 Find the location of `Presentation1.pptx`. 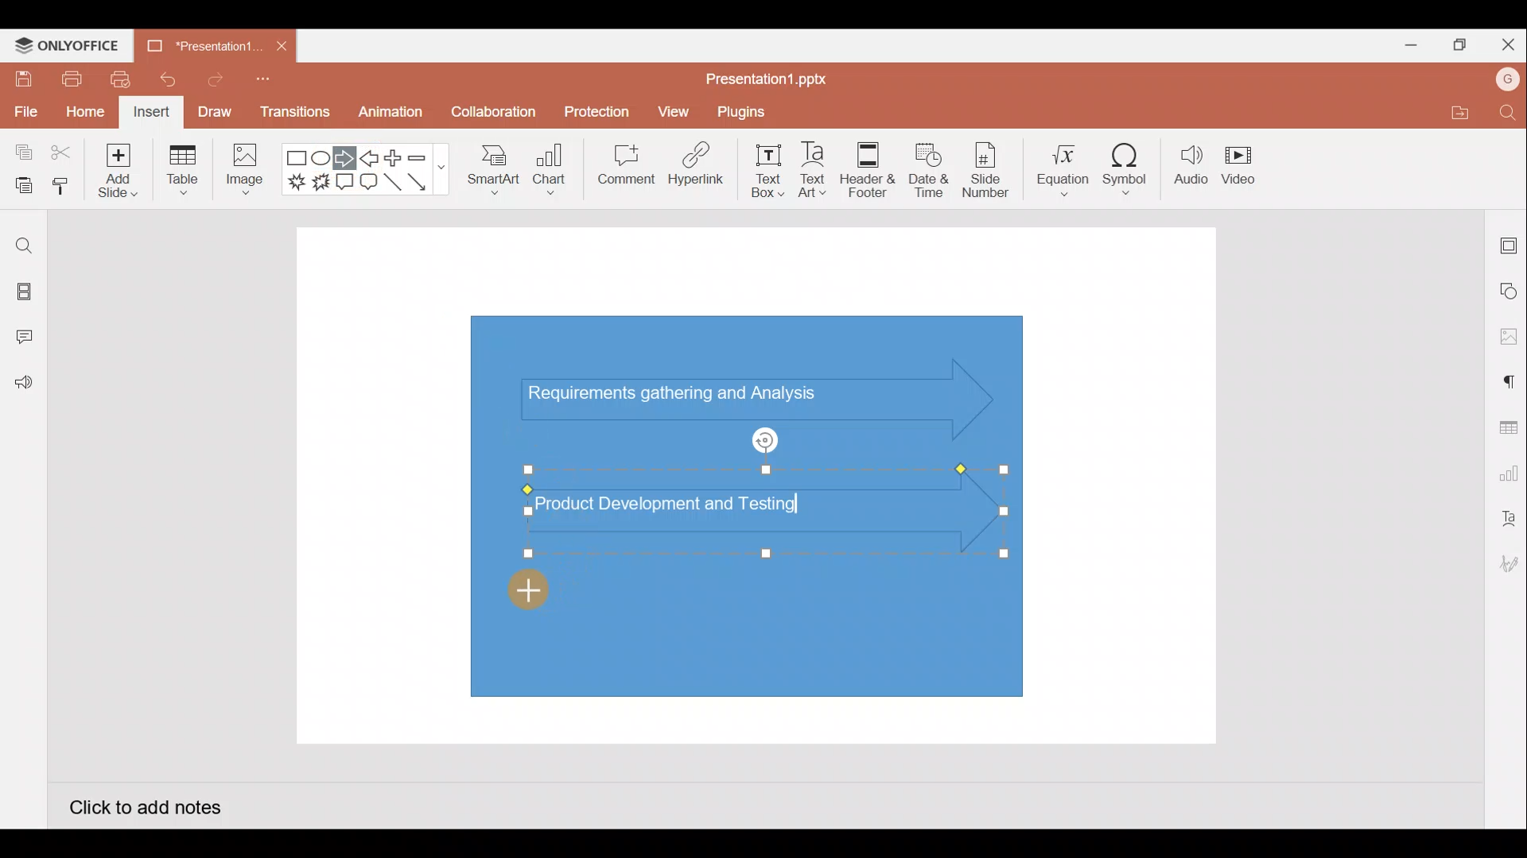

Presentation1.pptx is located at coordinates (772, 75).